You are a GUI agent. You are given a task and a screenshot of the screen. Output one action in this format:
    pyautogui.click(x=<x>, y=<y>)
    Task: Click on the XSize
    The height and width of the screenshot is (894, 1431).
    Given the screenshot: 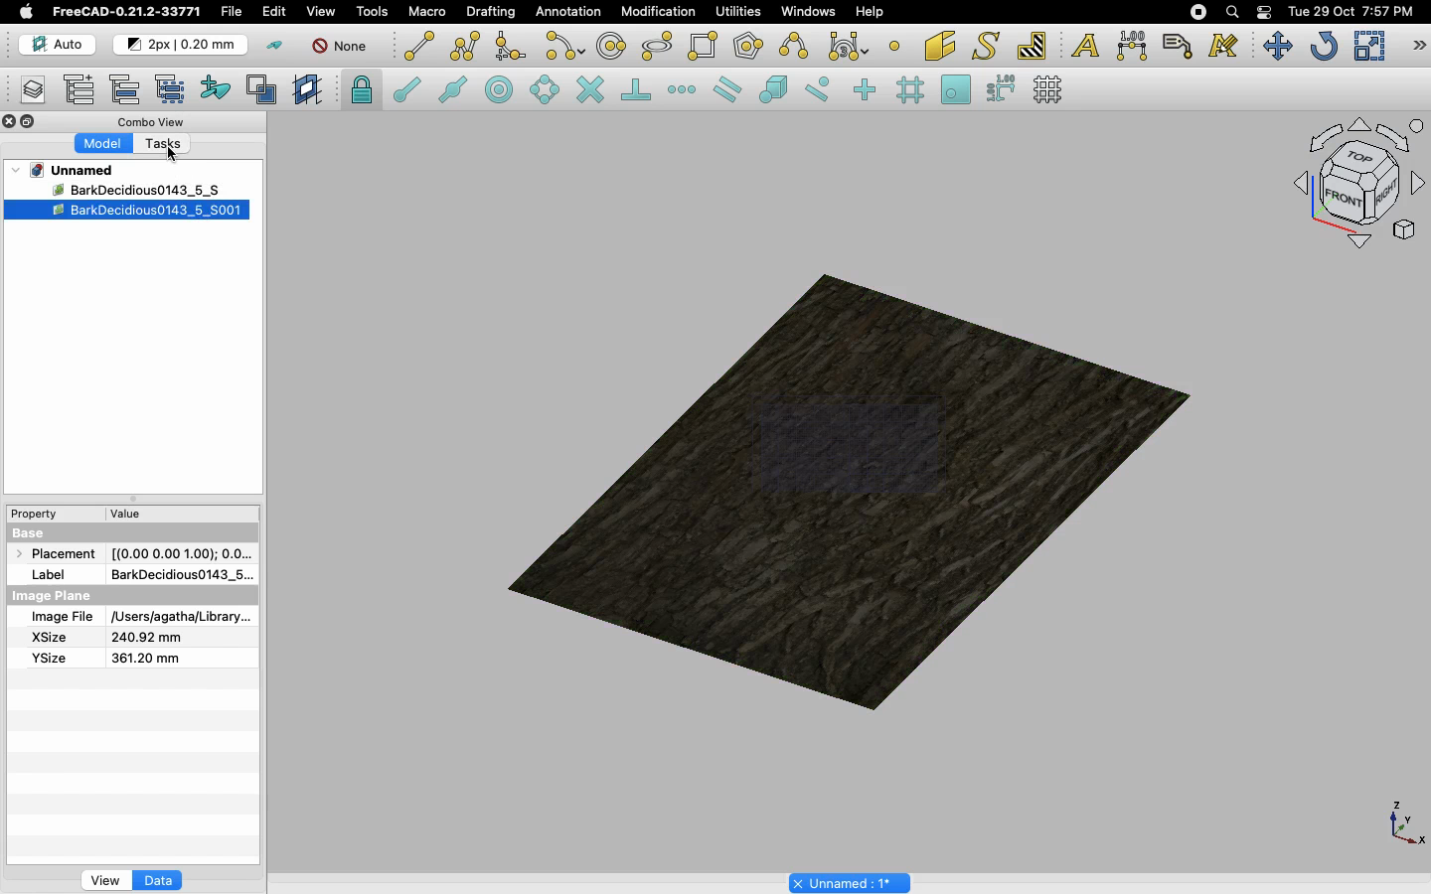 What is the action you would take?
    pyautogui.click(x=50, y=638)
    